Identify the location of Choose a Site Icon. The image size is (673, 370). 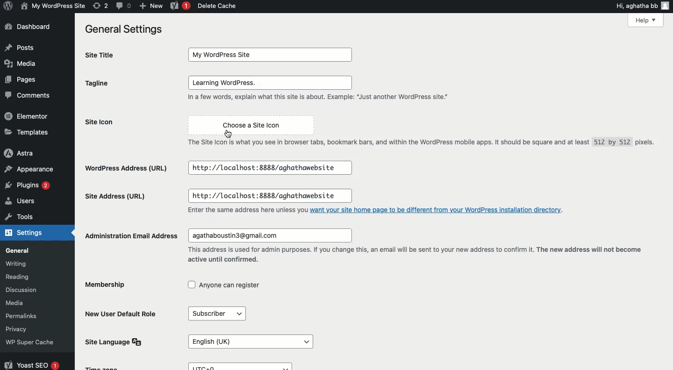
(249, 122).